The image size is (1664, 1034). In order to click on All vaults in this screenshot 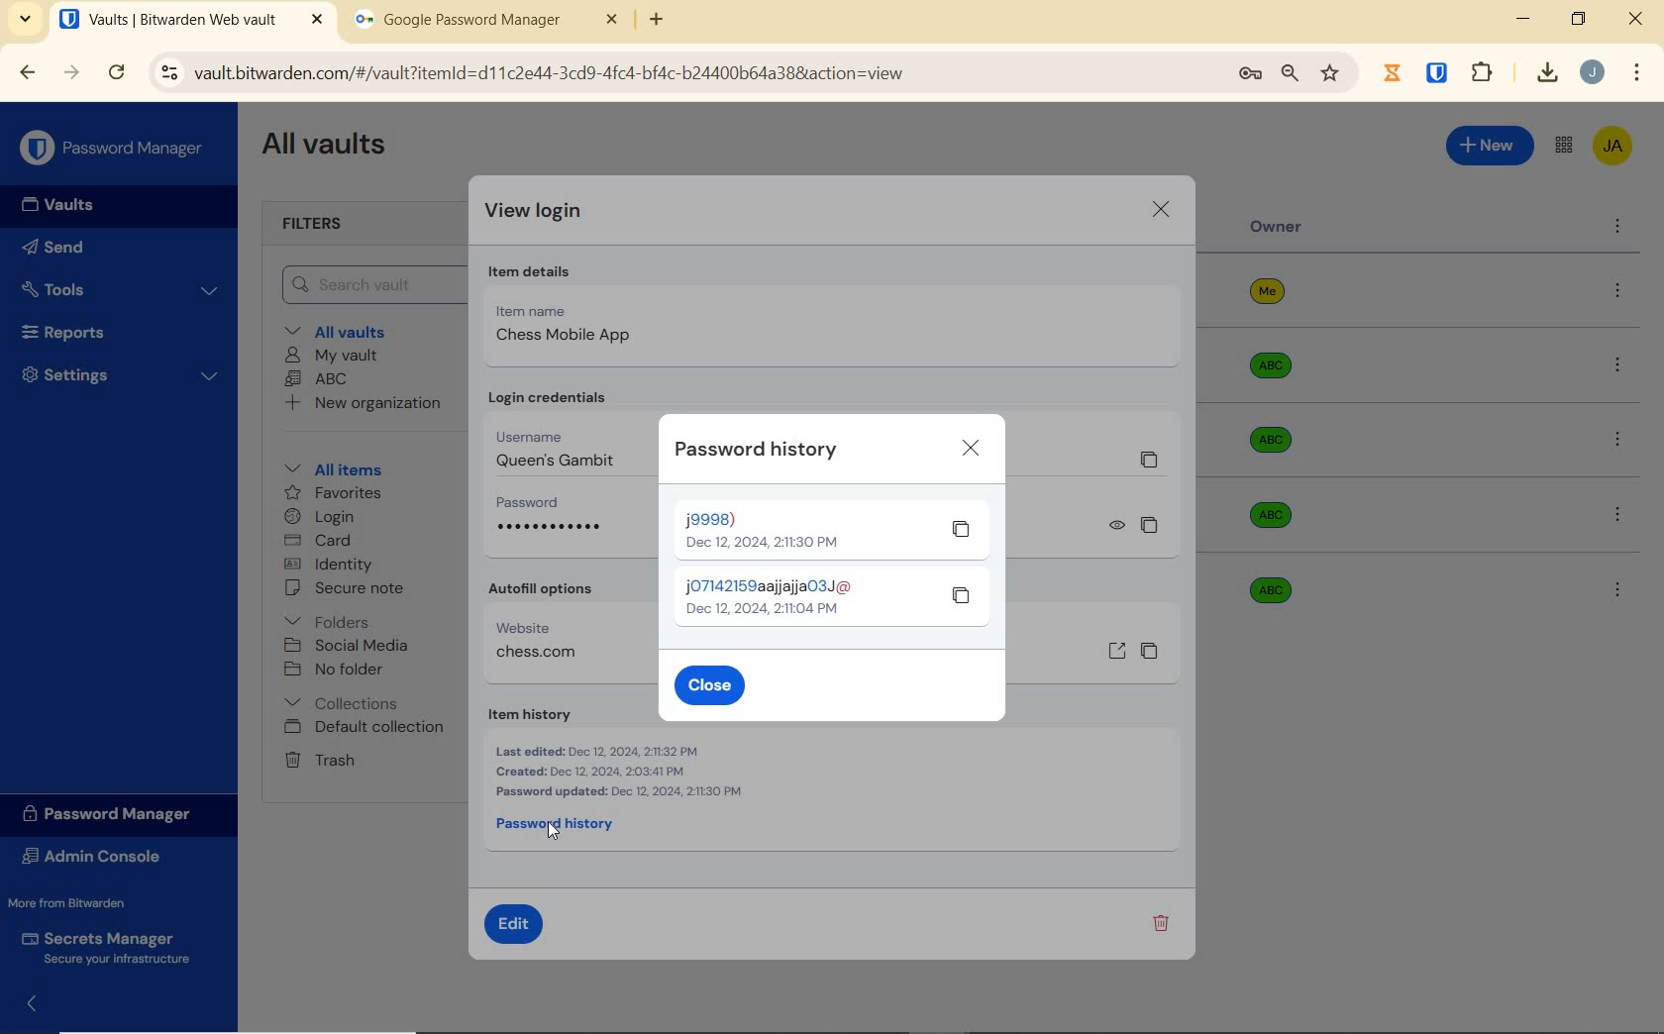, I will do `click(349, 331)`.